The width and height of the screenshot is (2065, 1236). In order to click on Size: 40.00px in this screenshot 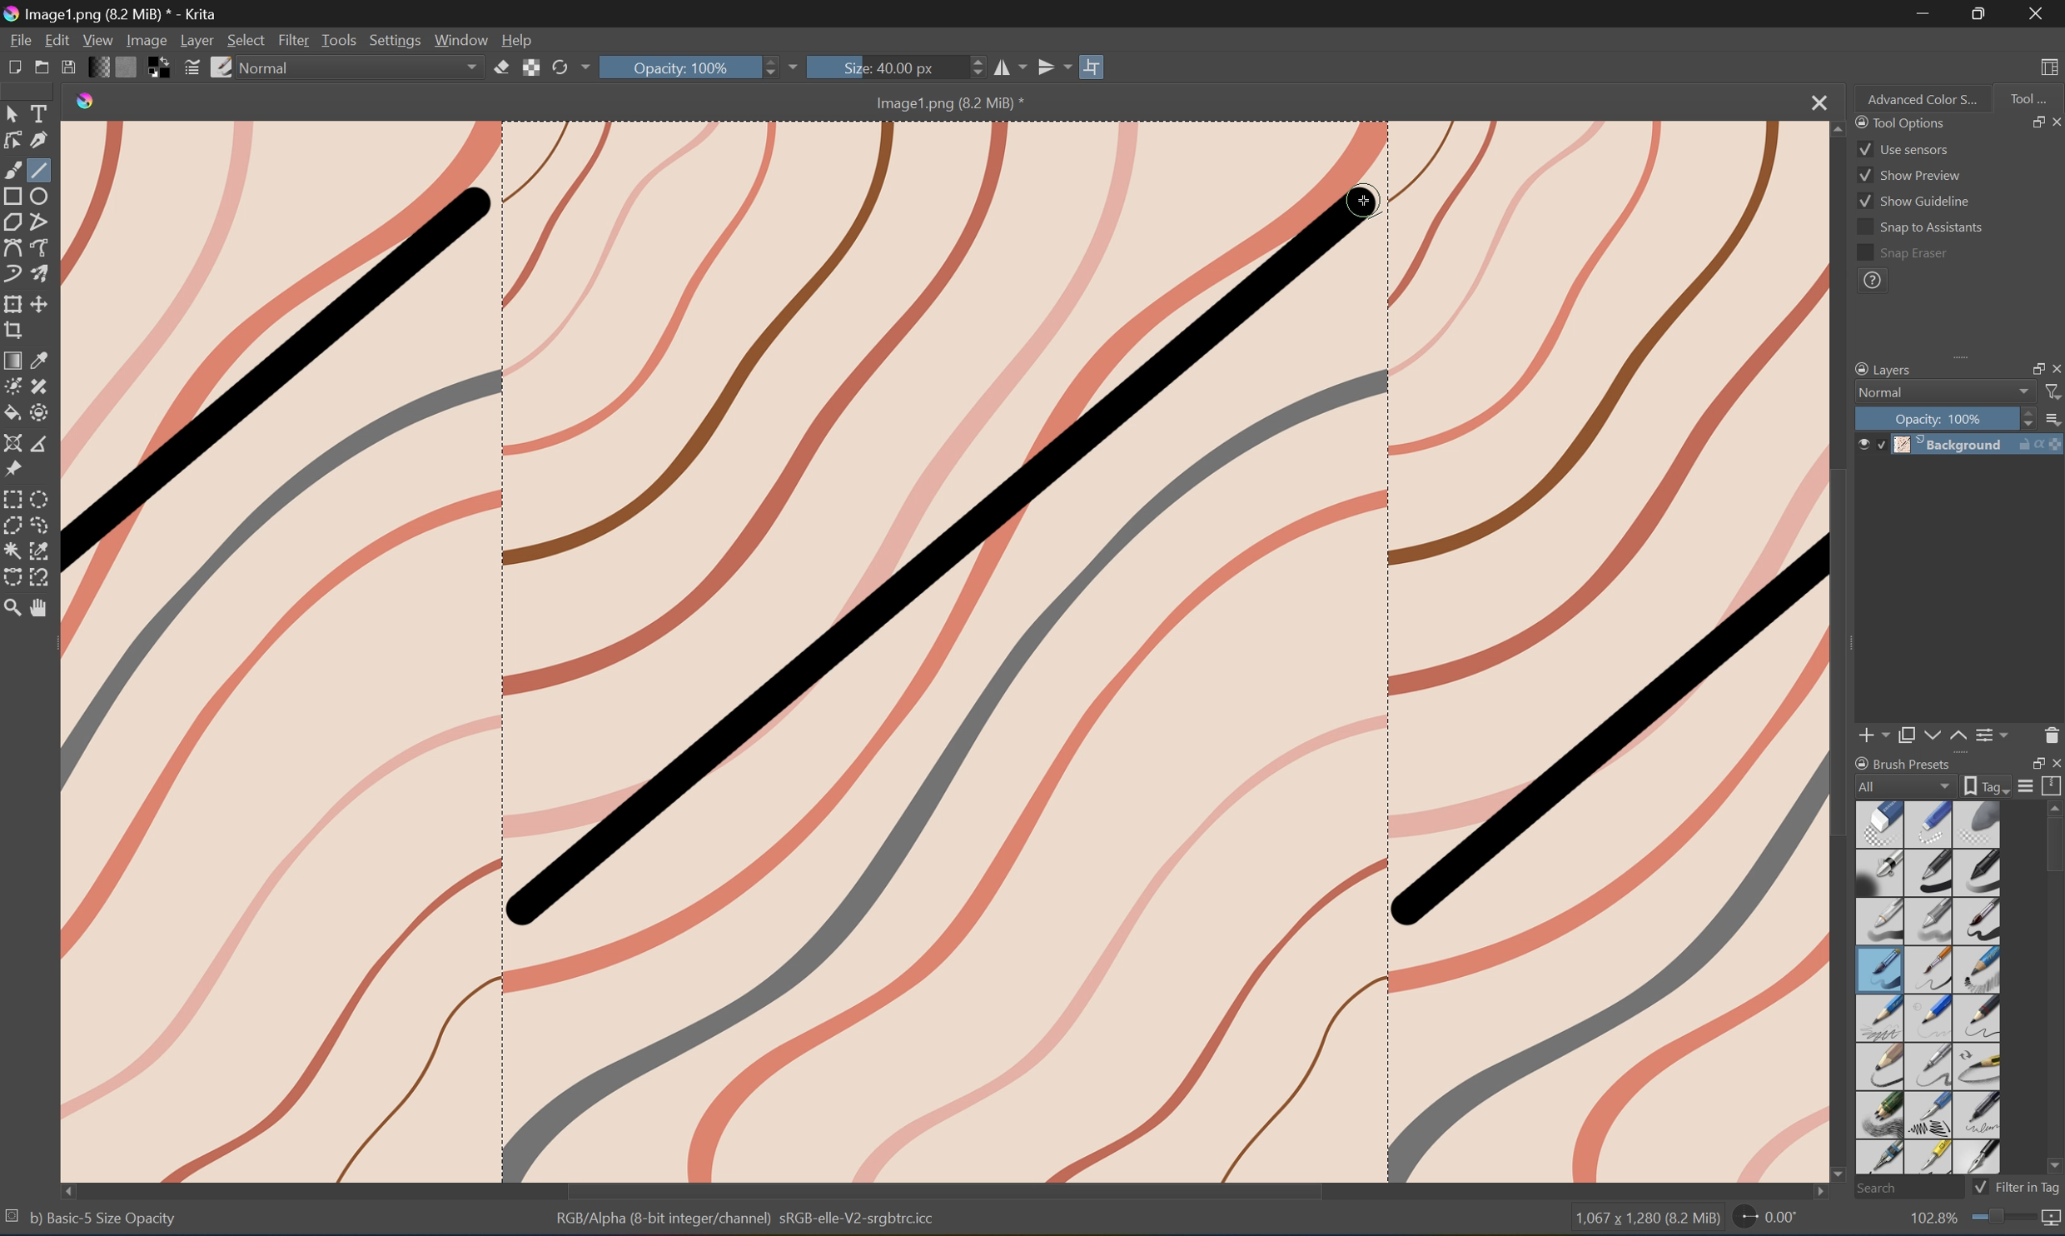, I will do `click(885, 67)`.